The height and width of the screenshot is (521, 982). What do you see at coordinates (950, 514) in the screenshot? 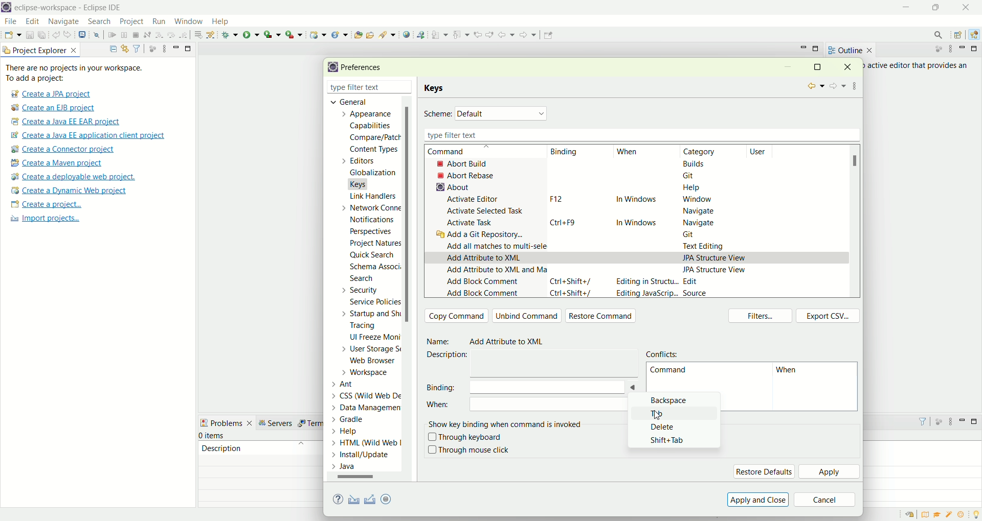
I see `samples` at bounding box center [950, 514].